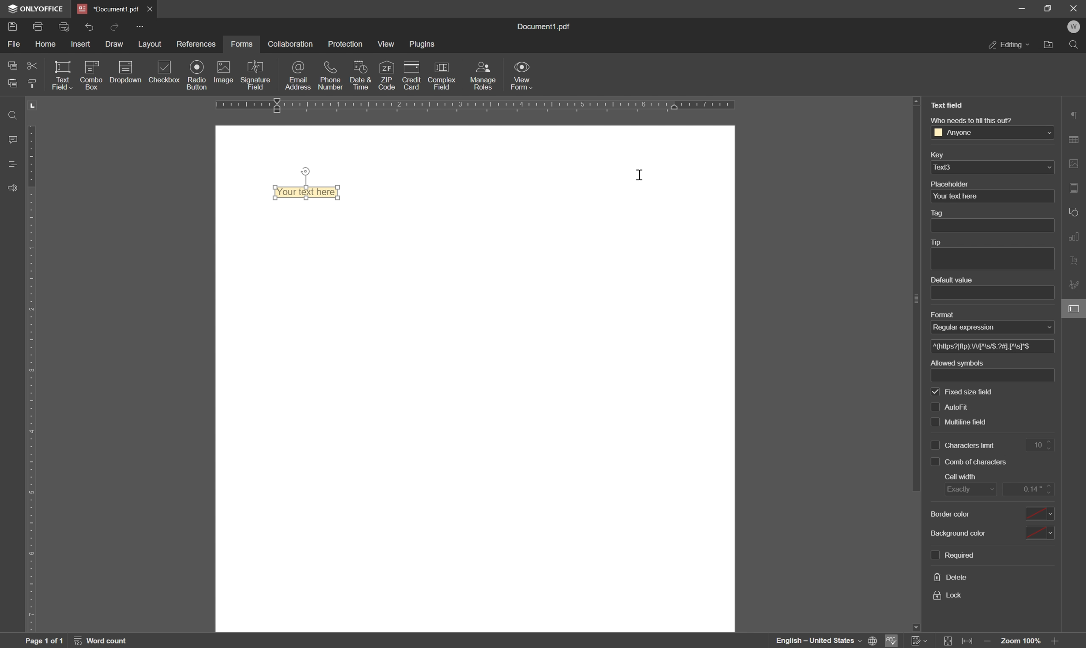 The width and height of the screenshot is (1086, 648). I want to click on headings, so click(10, 165).